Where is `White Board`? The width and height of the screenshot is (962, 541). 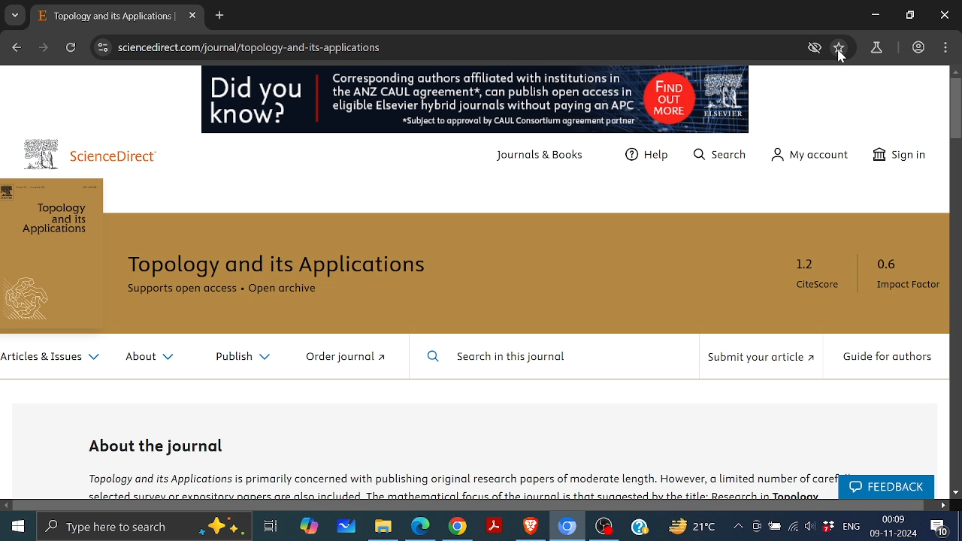 White Board is located at coordinates (346, 525).